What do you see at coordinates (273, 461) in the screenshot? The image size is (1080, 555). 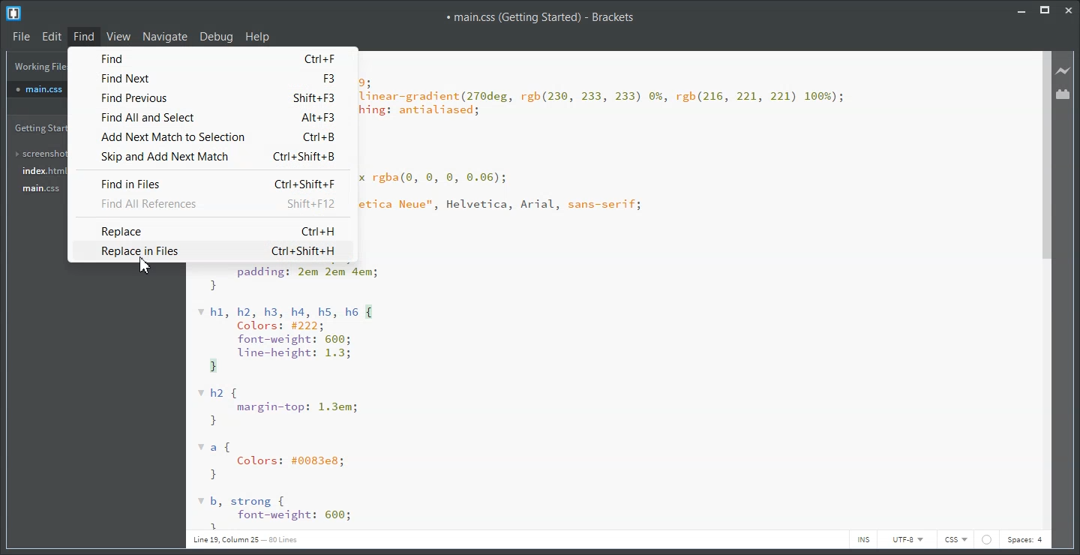 I see `a{
Colors: #00838;
}` at bounding box center [273, 461].